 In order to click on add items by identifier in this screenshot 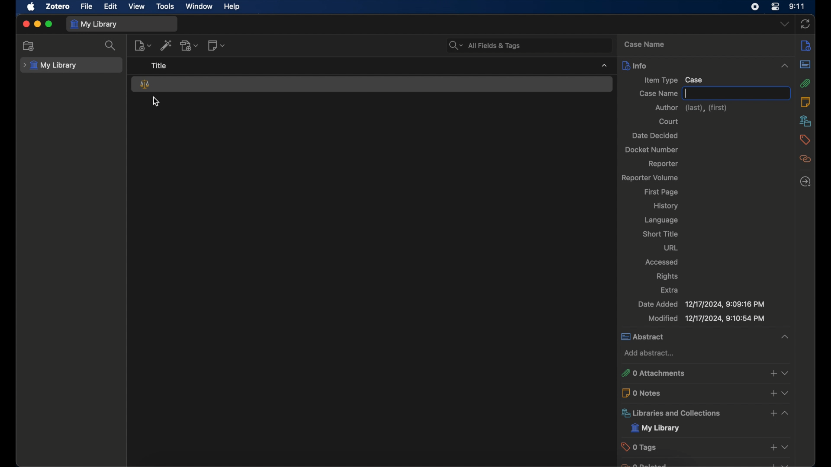, I will do `click(166, 45)`.